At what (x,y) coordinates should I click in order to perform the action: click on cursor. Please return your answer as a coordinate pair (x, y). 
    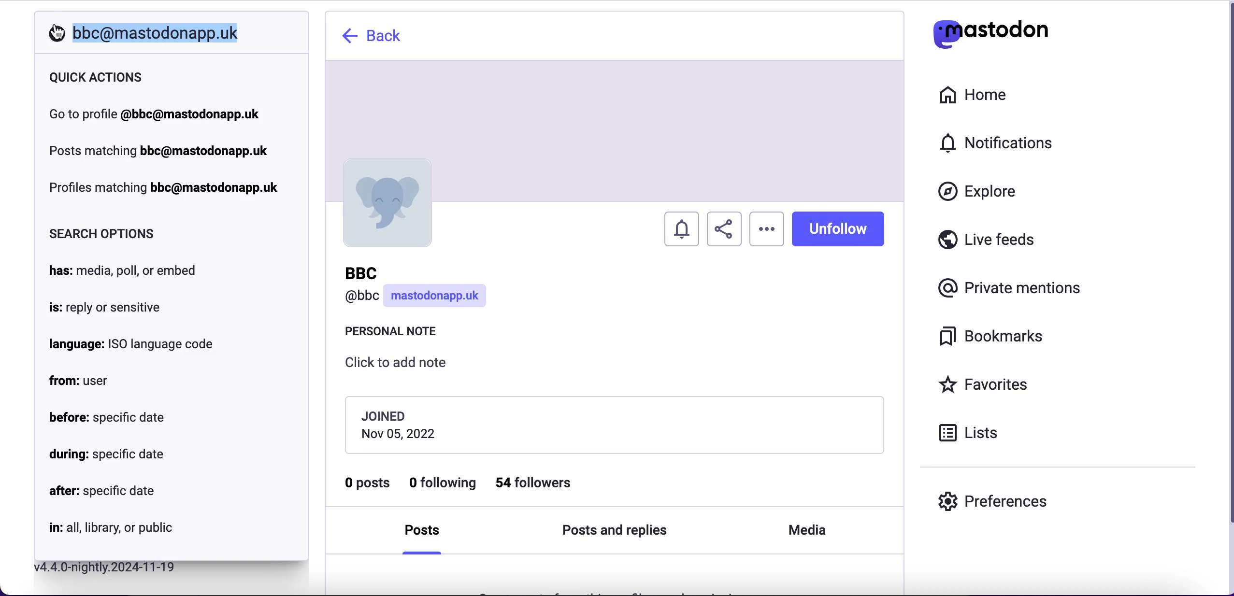
    Looking at the image, I should click on (53, 33).